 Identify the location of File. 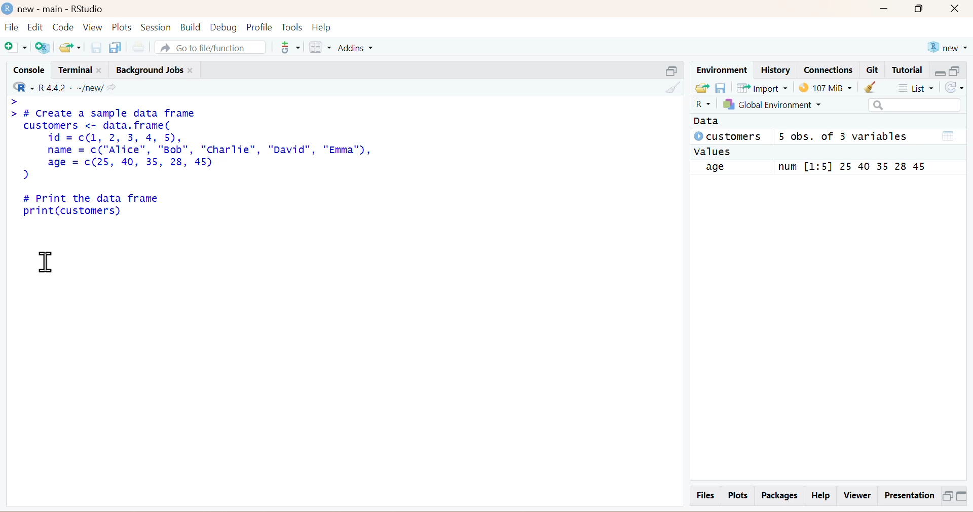
(11, 28).